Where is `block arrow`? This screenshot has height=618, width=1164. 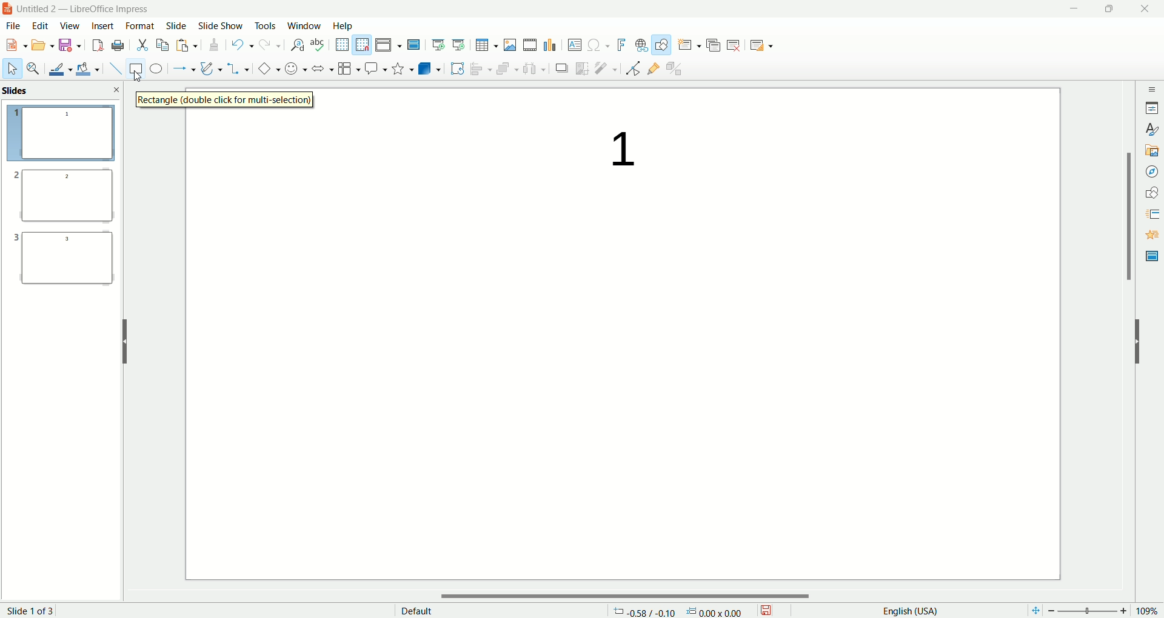 block arrow is located at coordinates (319, 68).